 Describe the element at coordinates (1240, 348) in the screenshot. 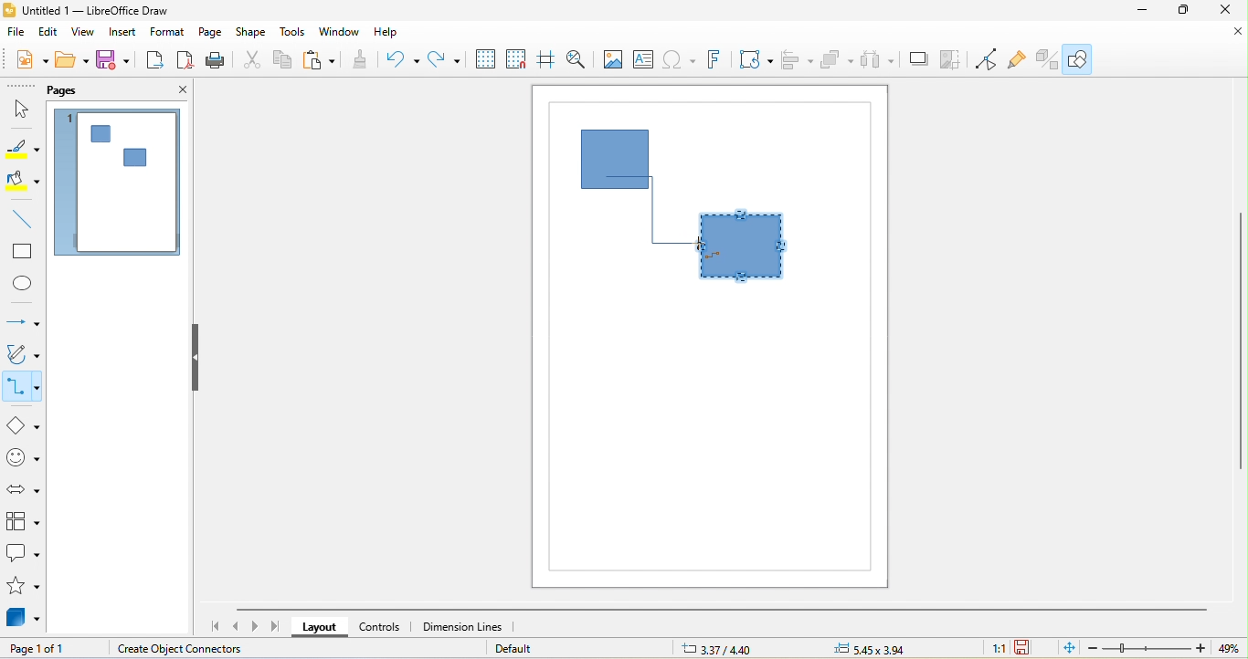

I see `vertical scroll bar` at that location.